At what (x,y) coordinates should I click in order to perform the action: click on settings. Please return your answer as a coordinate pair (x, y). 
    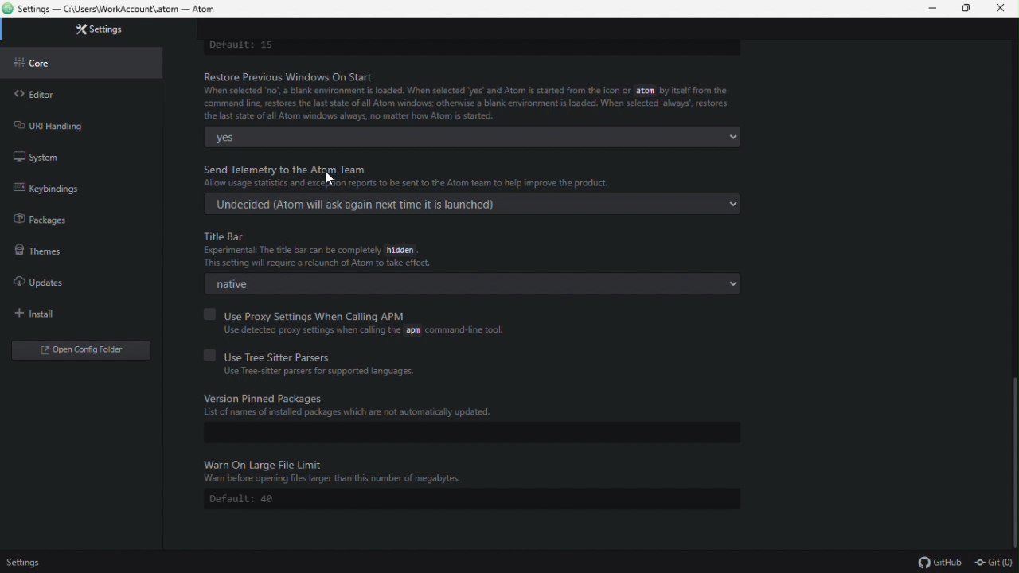
    Looking at the image, I should click on (24, 563).